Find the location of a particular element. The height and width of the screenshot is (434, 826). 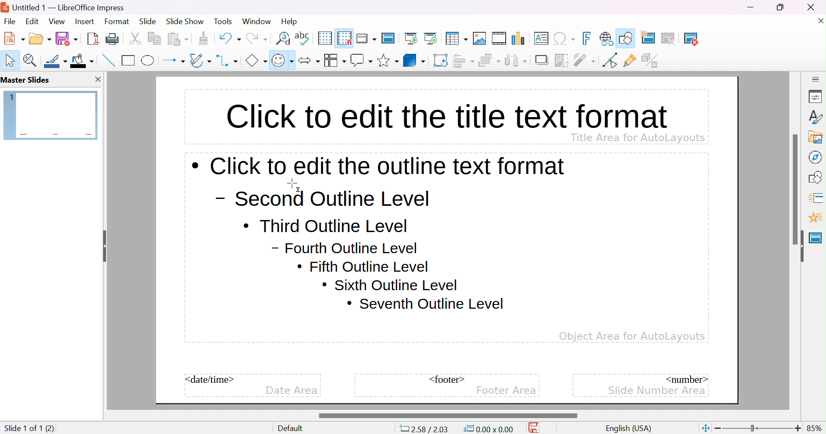

close is located at coordinates (819, 20).